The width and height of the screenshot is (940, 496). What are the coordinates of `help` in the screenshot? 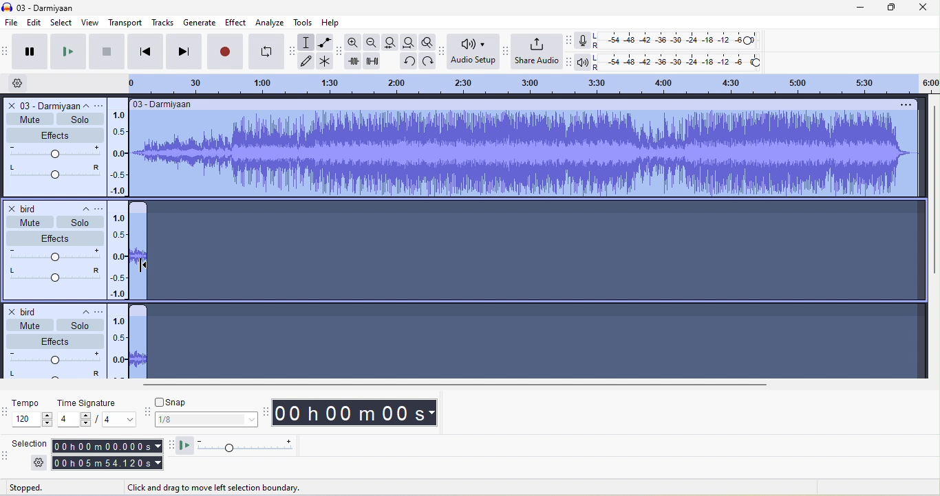 It's located at (334, 21).